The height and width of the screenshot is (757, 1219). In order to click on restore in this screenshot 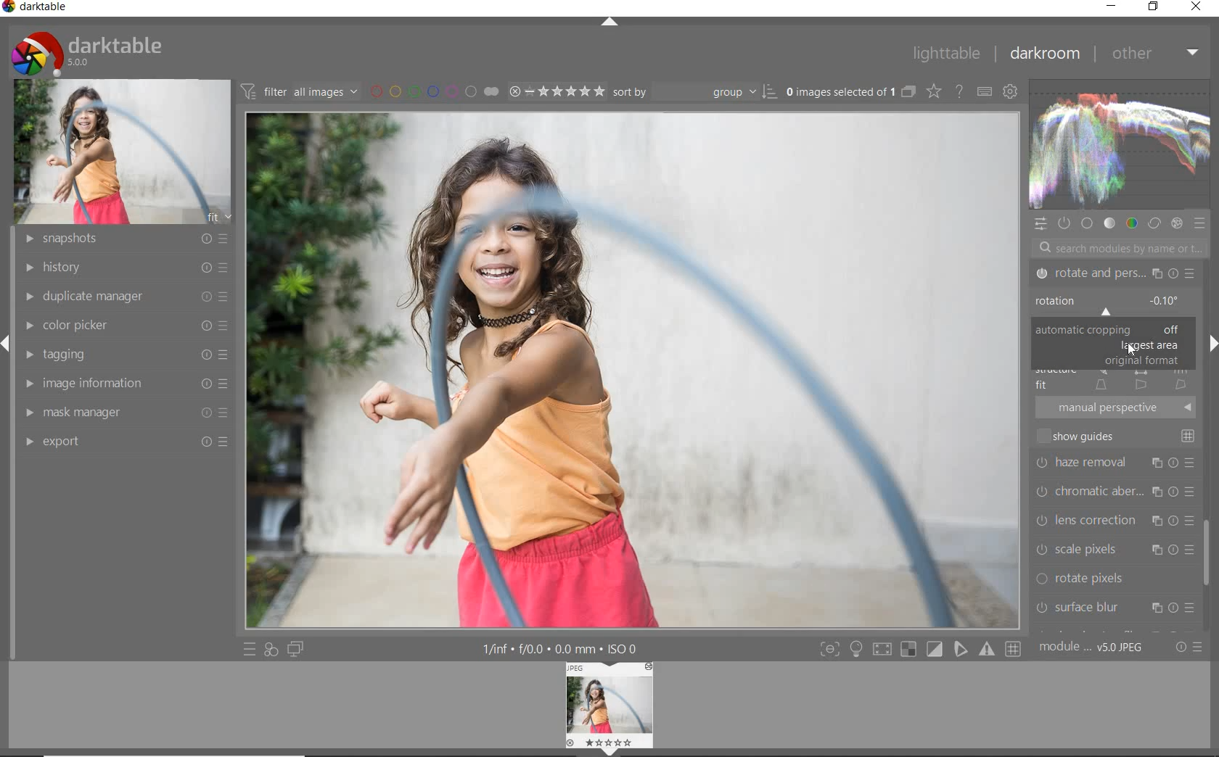, I will do `click(1155, 7)`.